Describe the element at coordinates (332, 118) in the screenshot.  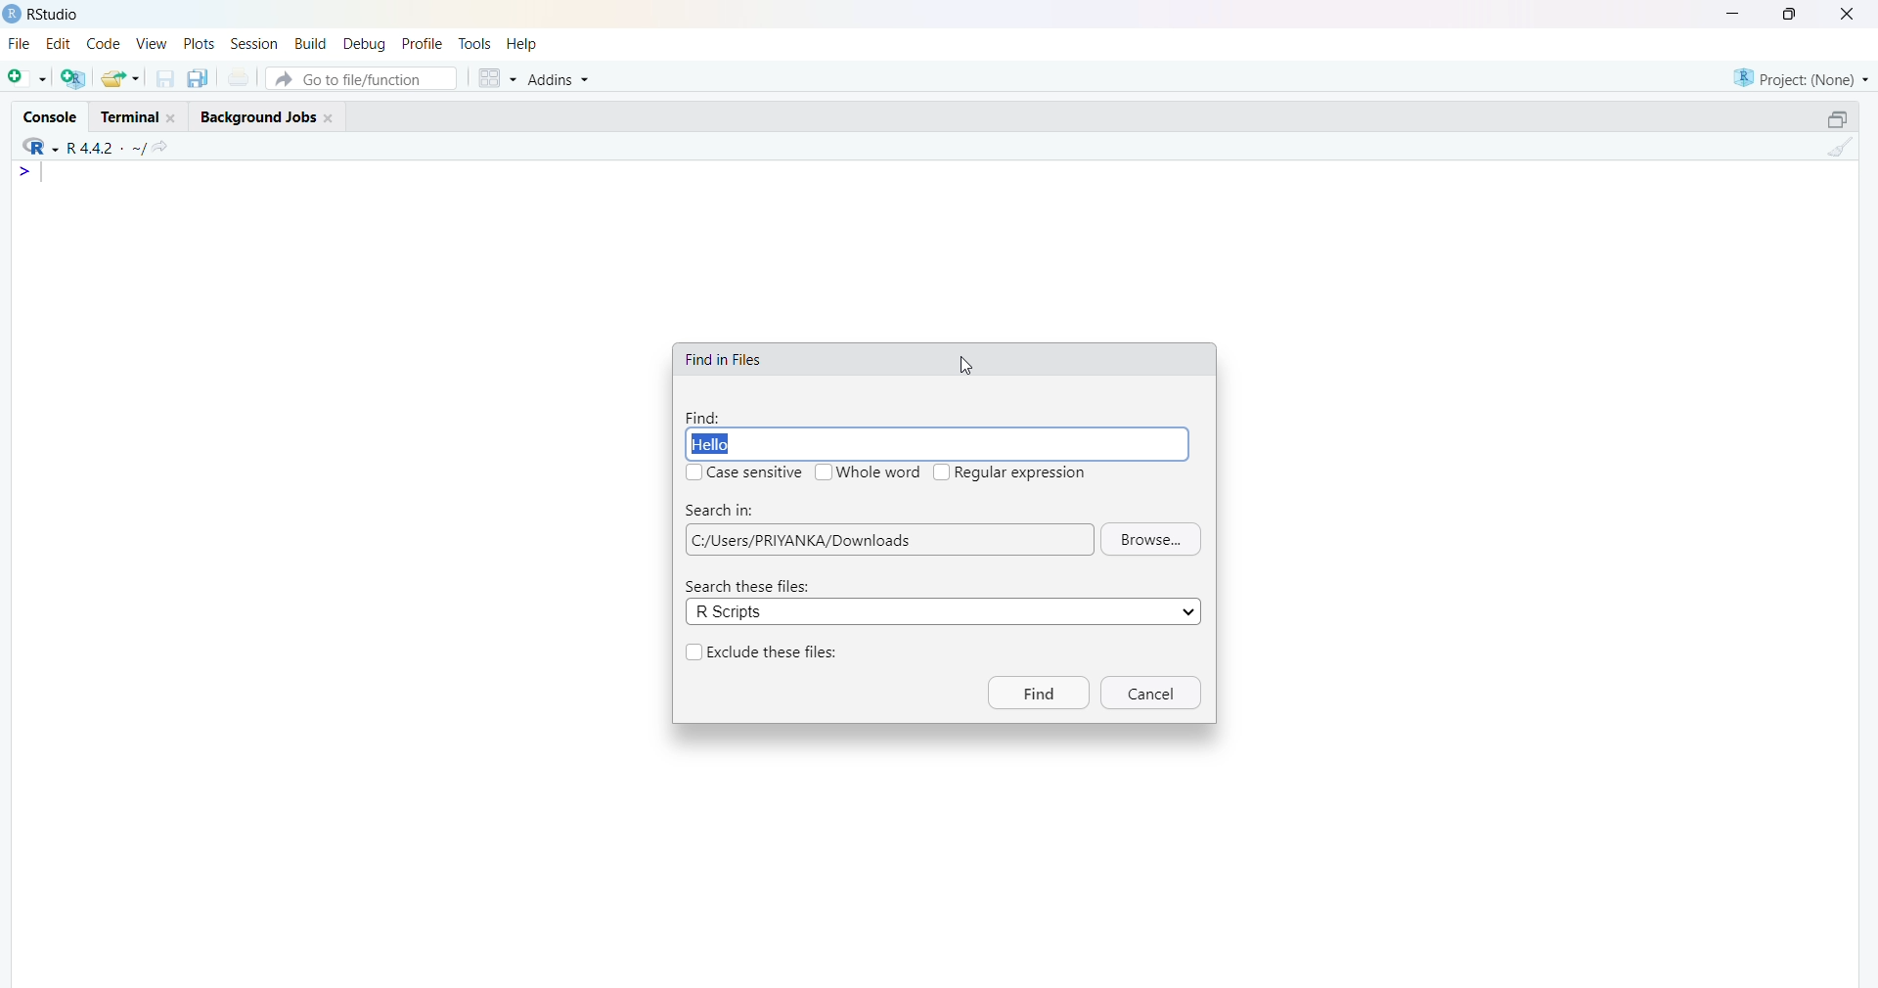
I see `close` at that location.